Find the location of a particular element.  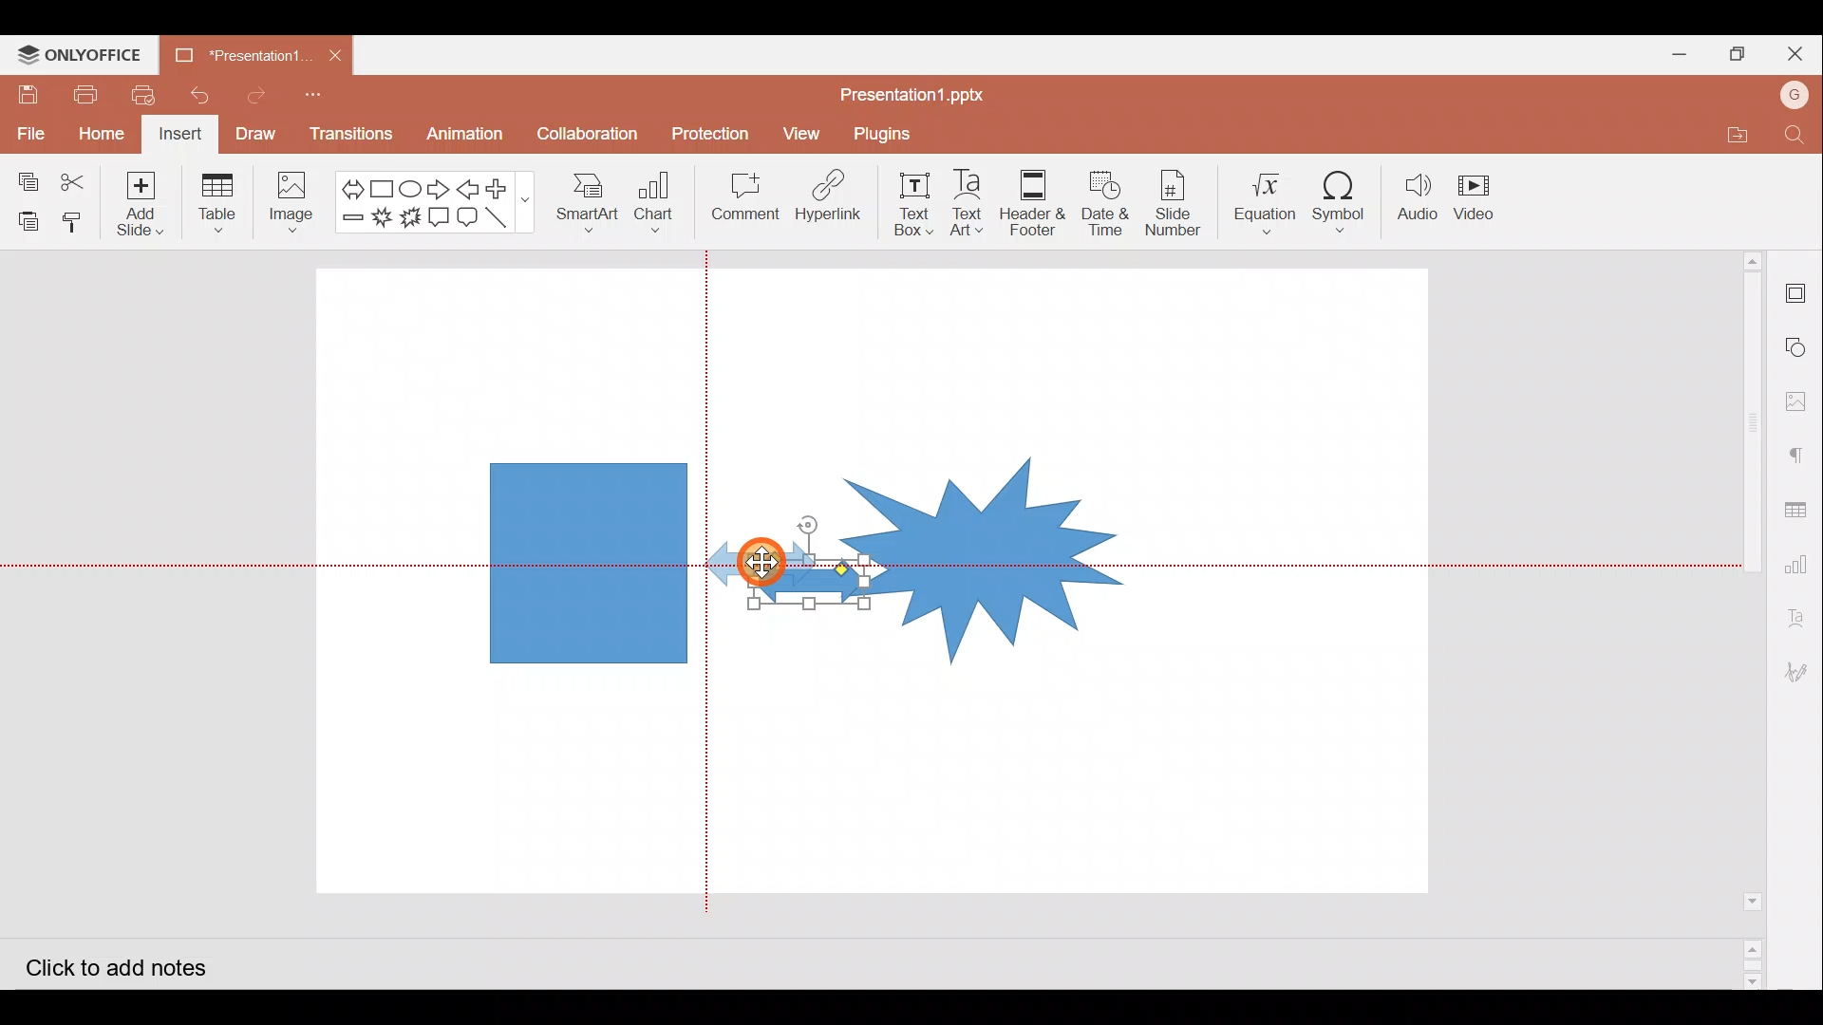

Shapes settings is located at coordinates (1798, 345).